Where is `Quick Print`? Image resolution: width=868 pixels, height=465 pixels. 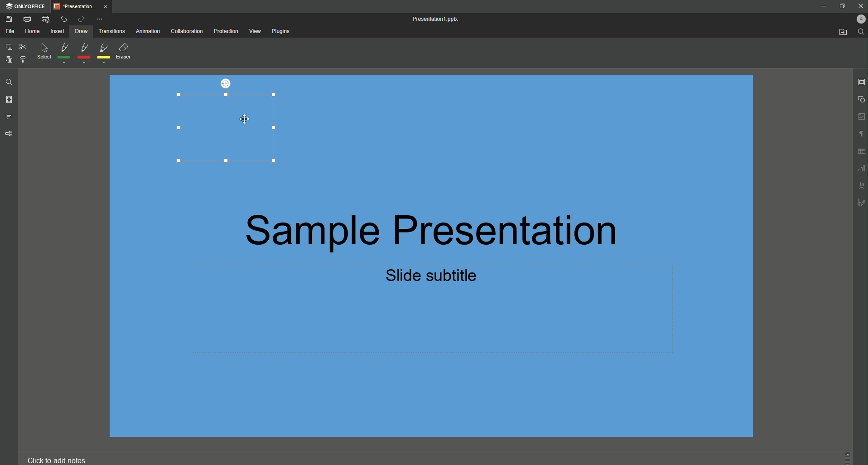 Quick Print is located at coordinates (46, 19).